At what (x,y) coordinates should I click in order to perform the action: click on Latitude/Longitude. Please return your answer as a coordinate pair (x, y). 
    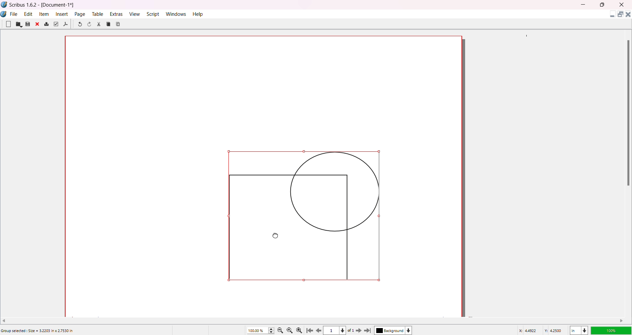
    Looking at the image, I should click on (541, 330).